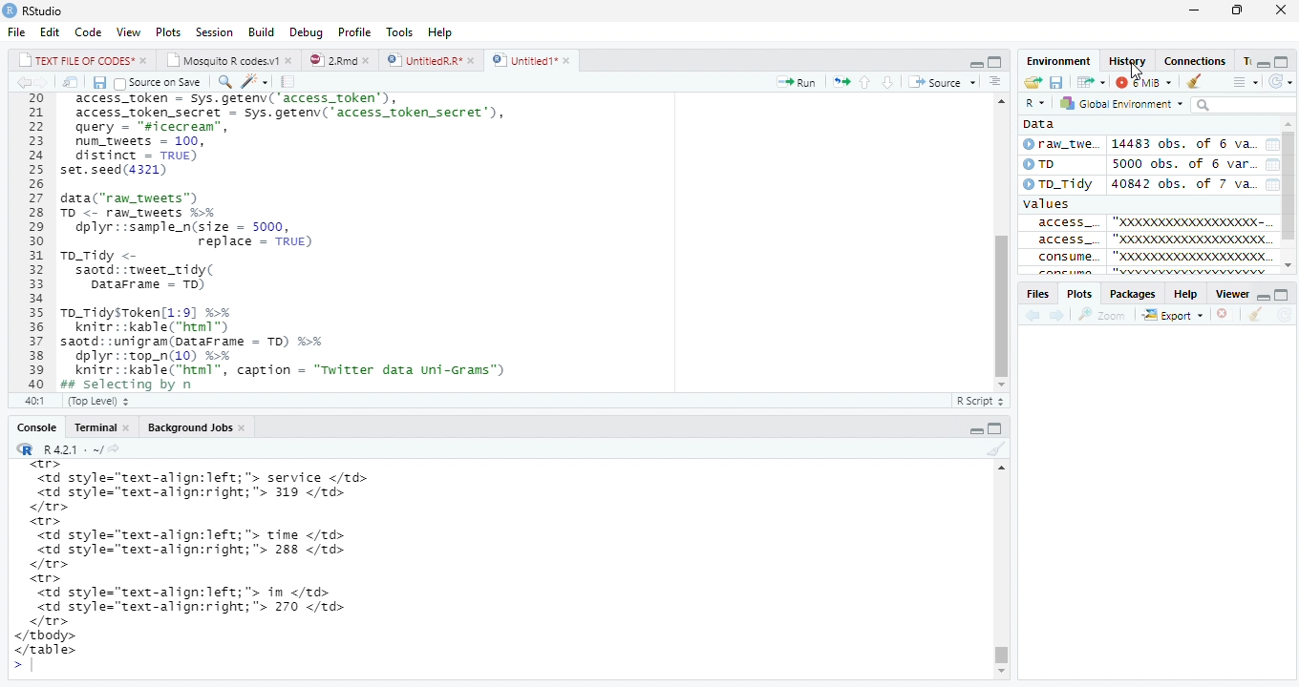 Image resolution: width=1299 pixels, height=687 pixels. What do you see at coordinates (88, 31) in the screenshot?
I see `Code` at bounding box center [88, 31].